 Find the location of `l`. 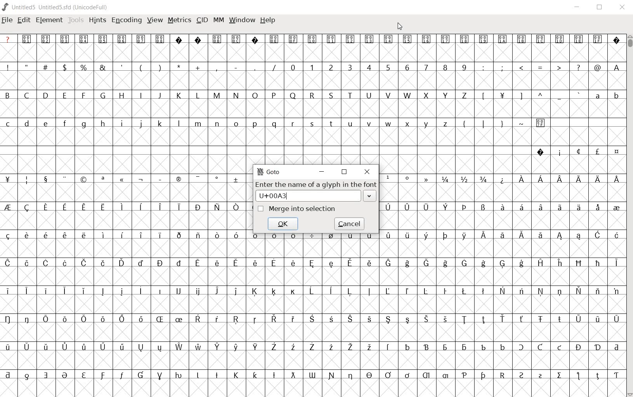

l is located at coordinates (179, 123).